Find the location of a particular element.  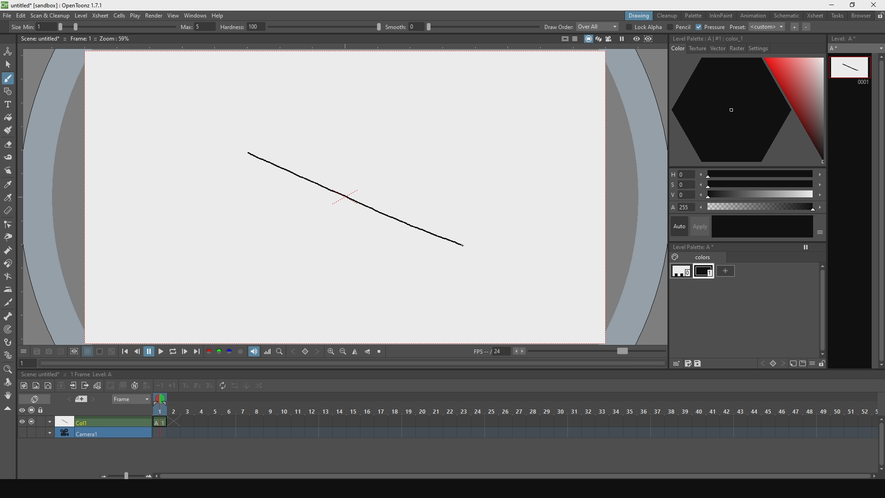

zoom is located at coordinates (9, 370).